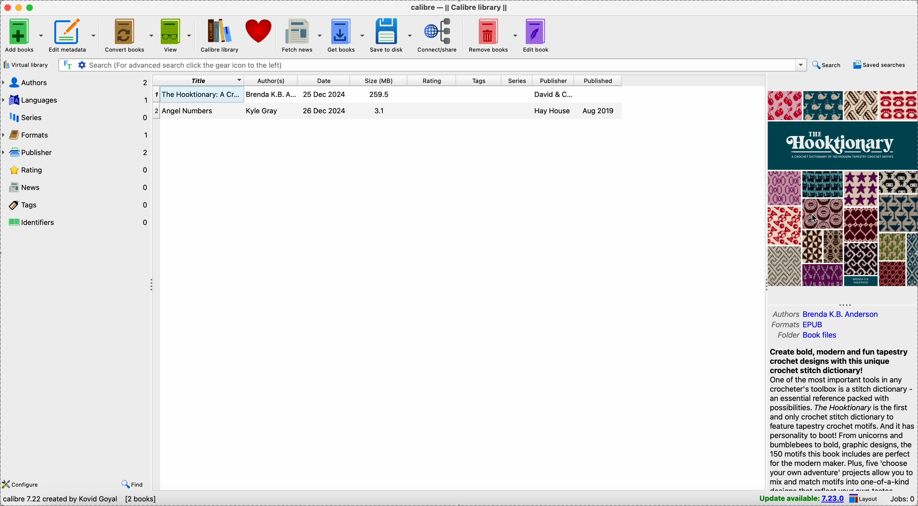 This screenshot has width=918, height=506. I want to click on get books, so click(345, 36).